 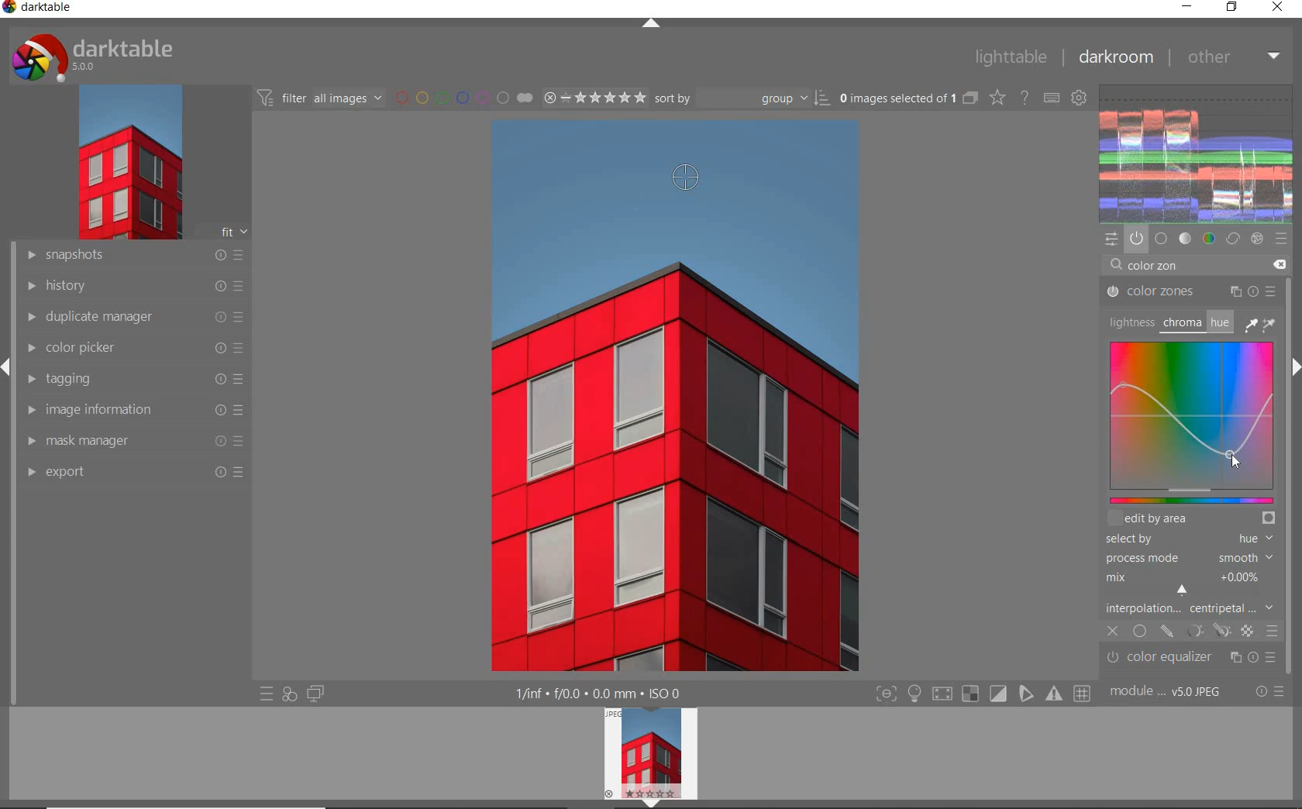 What do you see at coordinates (133, 440) in the screenshot?
I see `mask manager` at bounding box center [133, 440].